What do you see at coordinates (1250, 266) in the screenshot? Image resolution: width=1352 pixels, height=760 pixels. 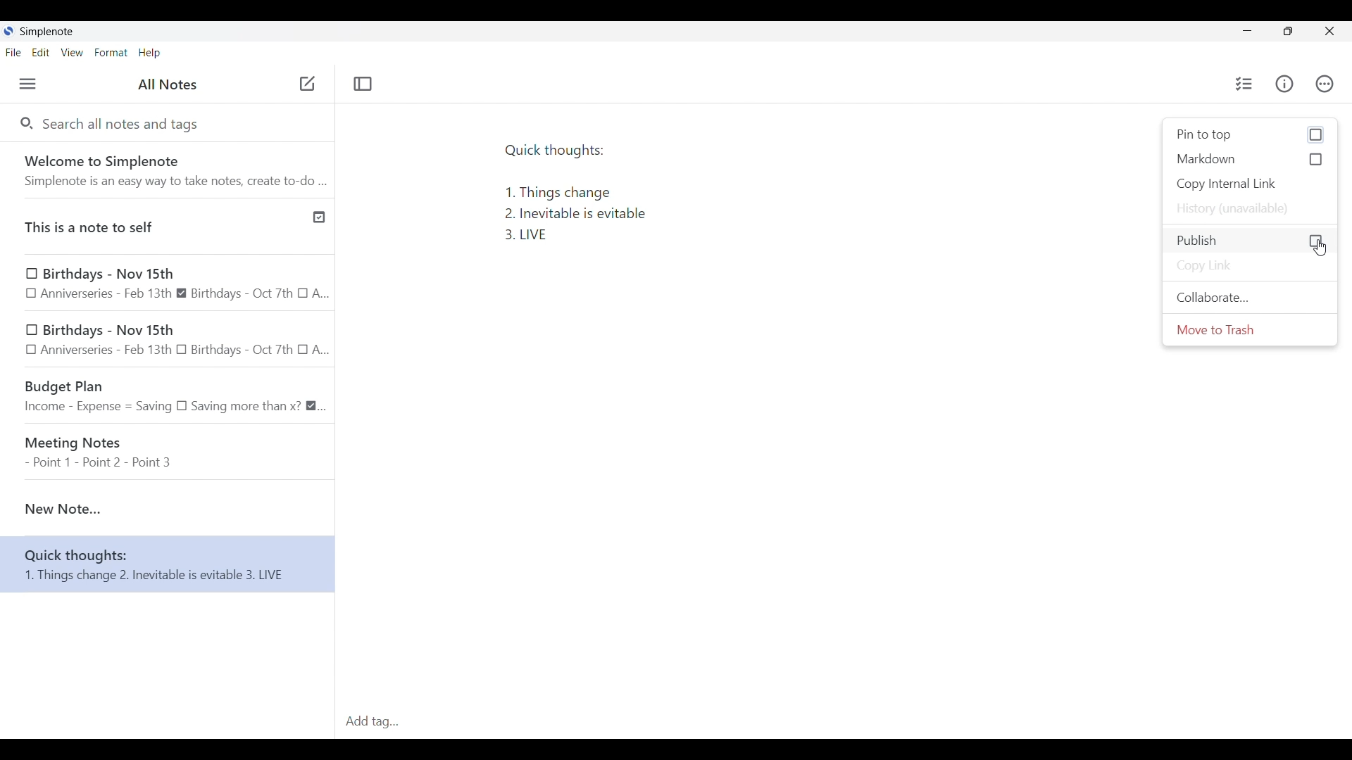 I see `Copy link` at bounding box center [1250, 266].